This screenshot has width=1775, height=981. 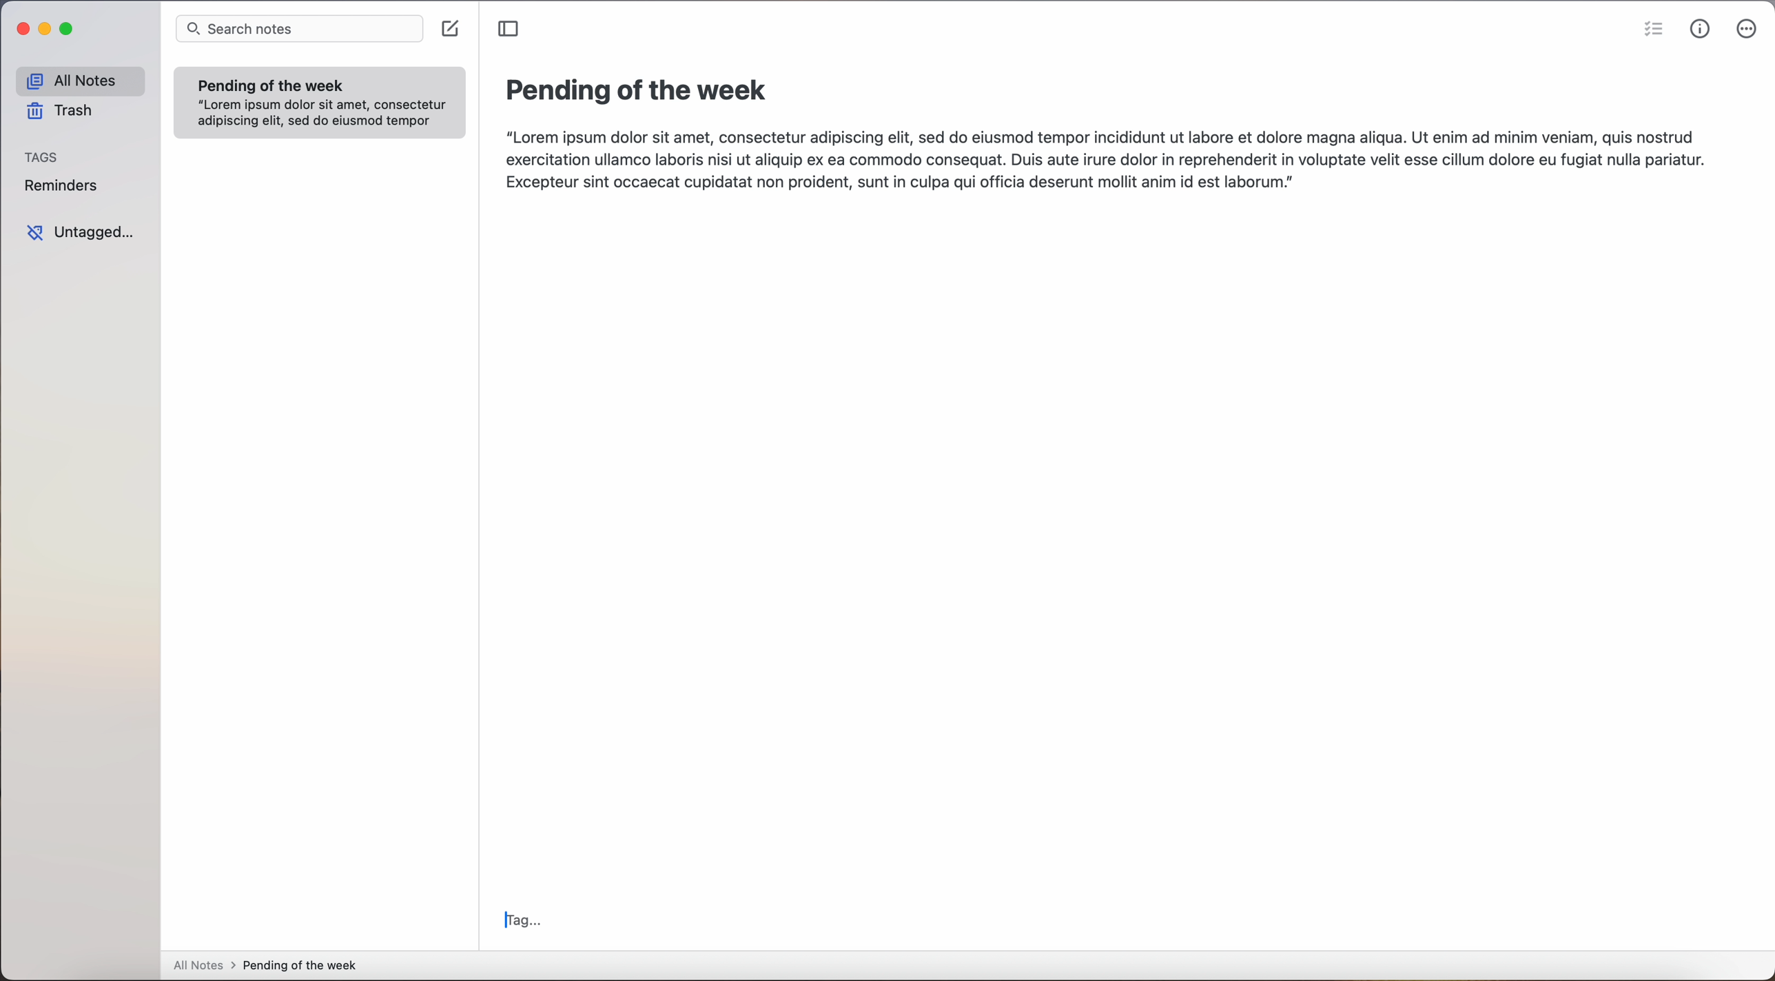 I want to click on reminders, so click(x=64, y=187).